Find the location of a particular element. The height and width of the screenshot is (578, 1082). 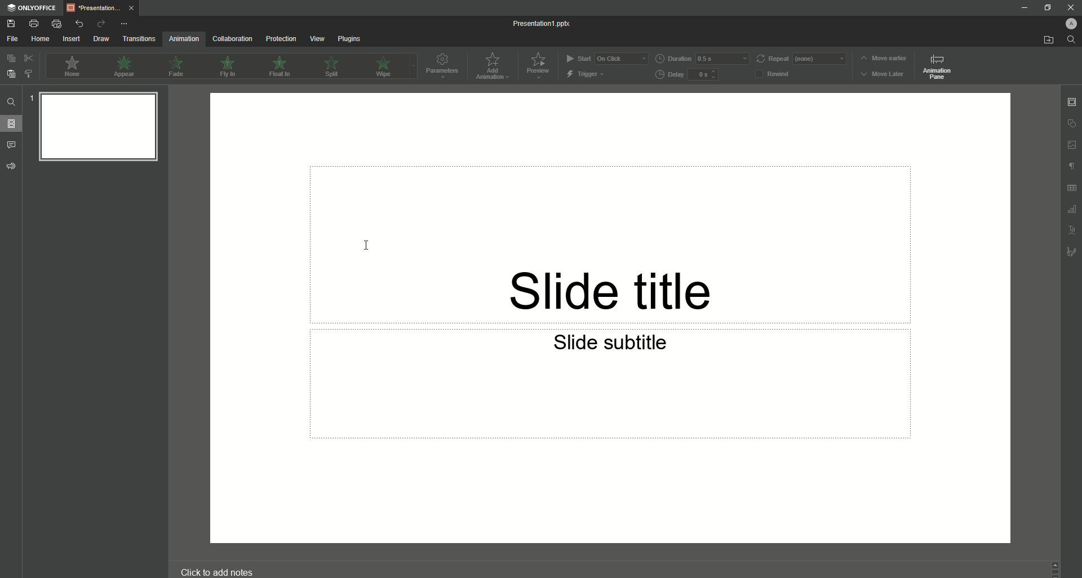

Insert is located at coordinates (69, 39).